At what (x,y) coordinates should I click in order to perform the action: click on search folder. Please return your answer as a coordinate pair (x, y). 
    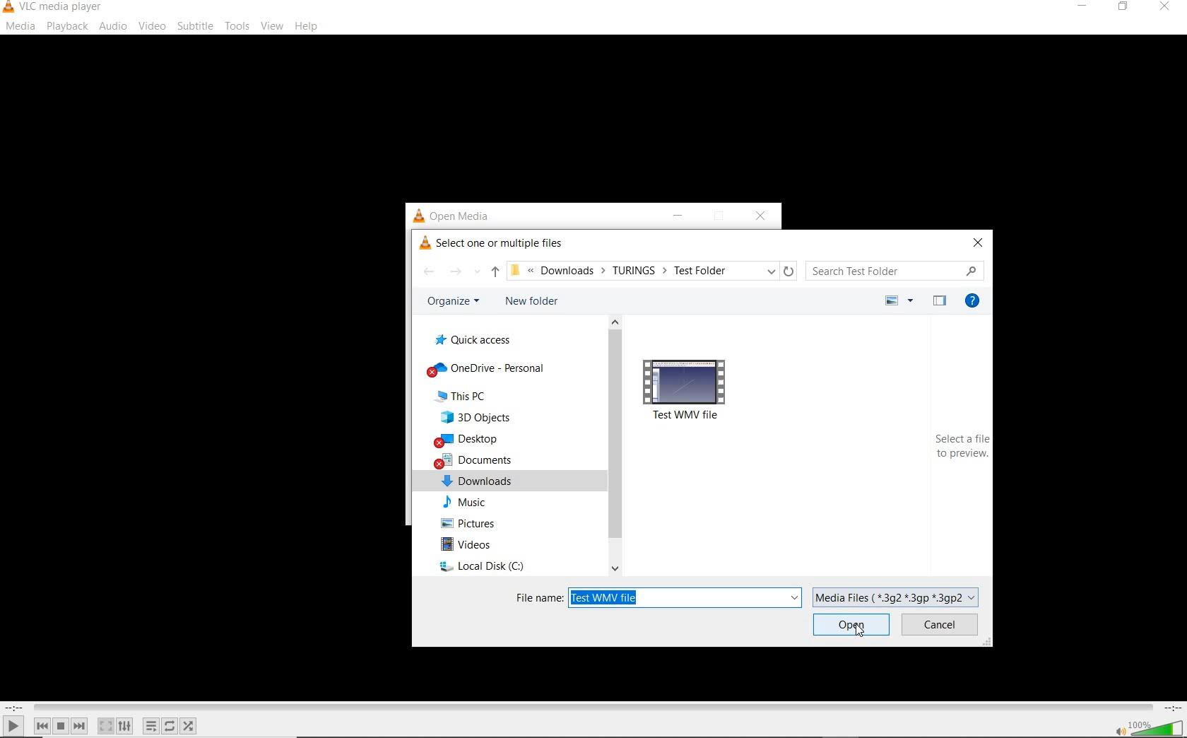
    Looking at the image, I should click on (895, 271).